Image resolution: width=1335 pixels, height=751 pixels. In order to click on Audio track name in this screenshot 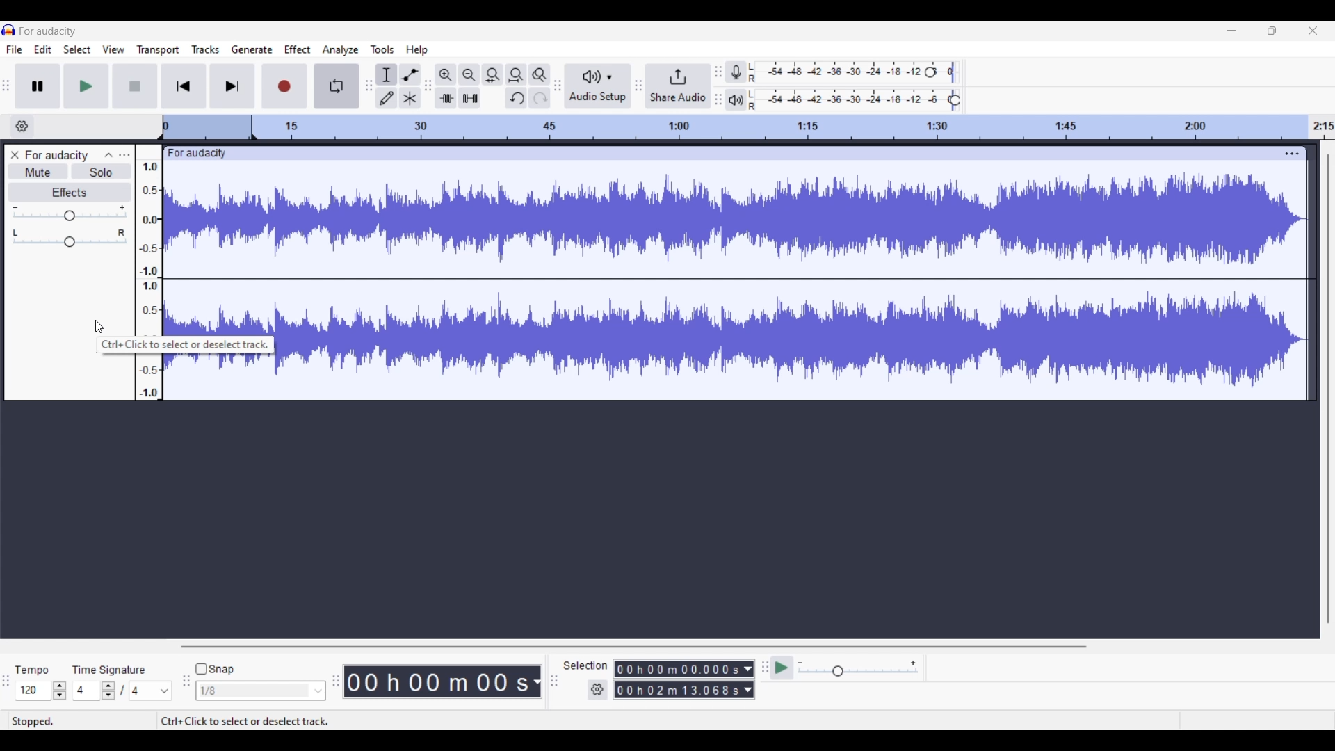, I will do `click(57, 156)`.